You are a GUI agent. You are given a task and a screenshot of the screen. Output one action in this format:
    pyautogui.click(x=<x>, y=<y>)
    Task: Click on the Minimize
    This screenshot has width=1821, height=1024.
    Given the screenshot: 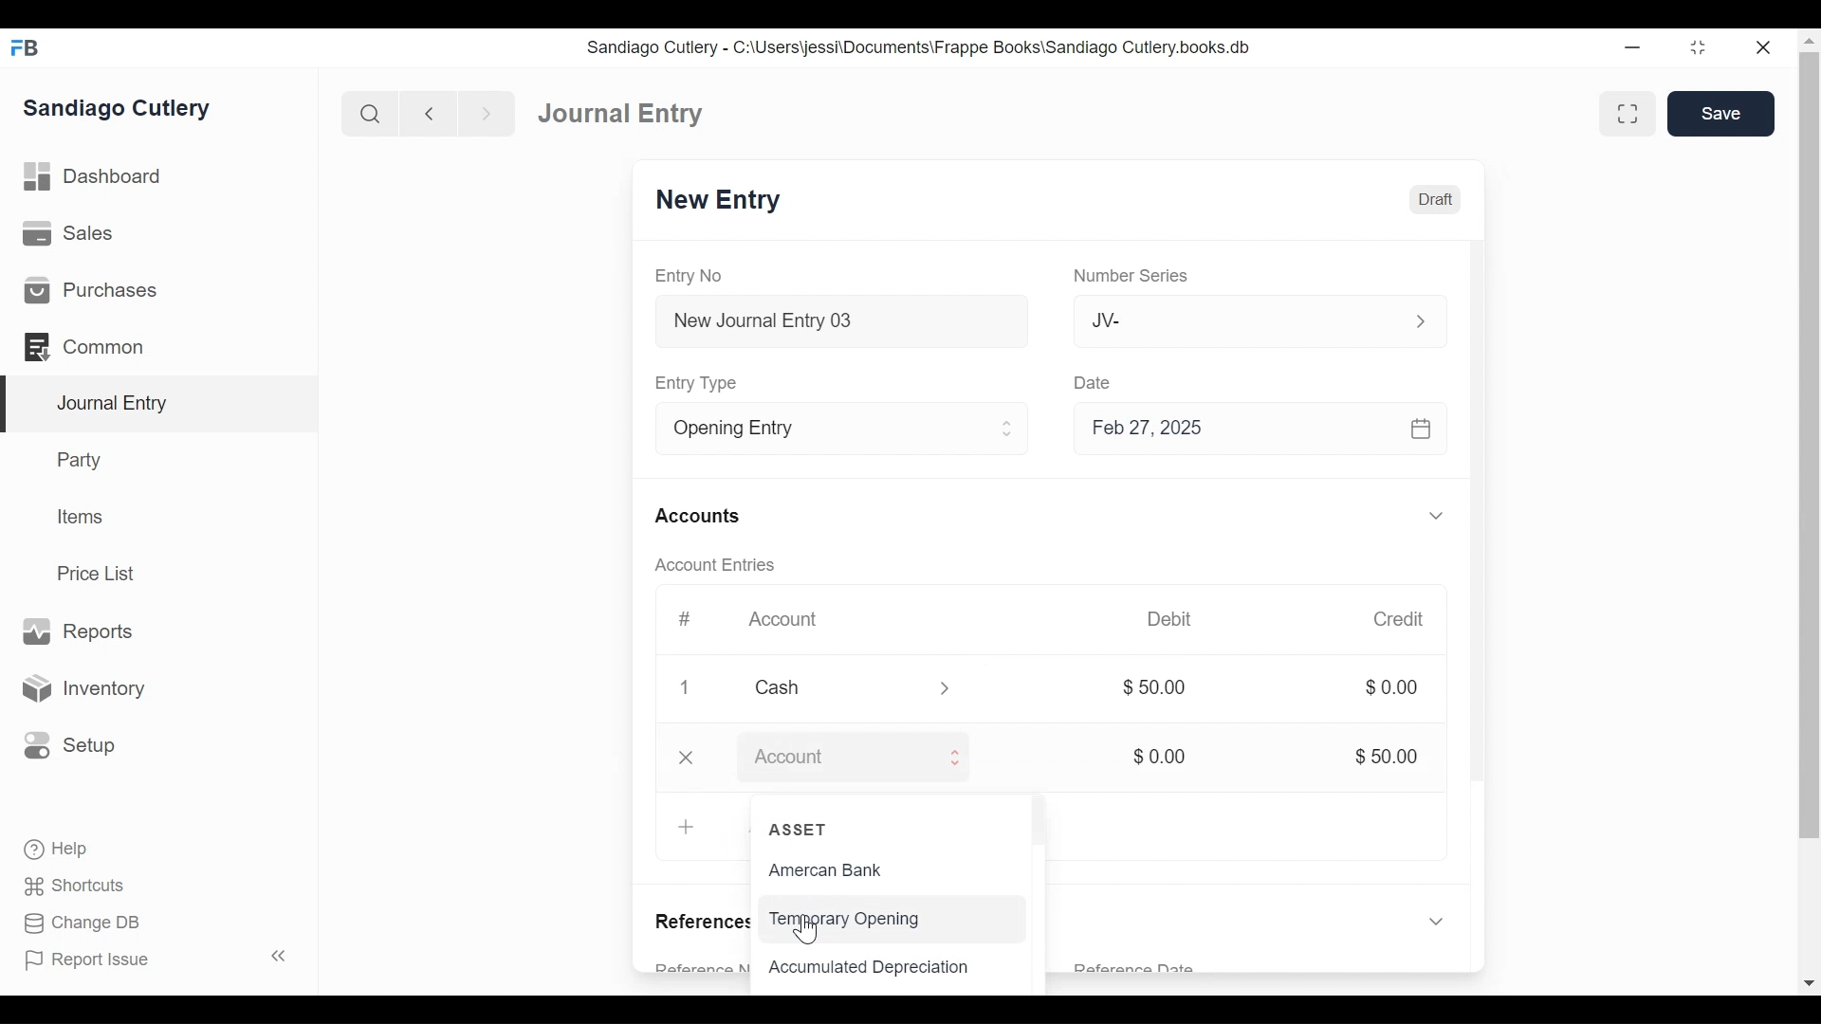 What is the action you would take?
    pyautogui.click(x=1634, y=46)
    